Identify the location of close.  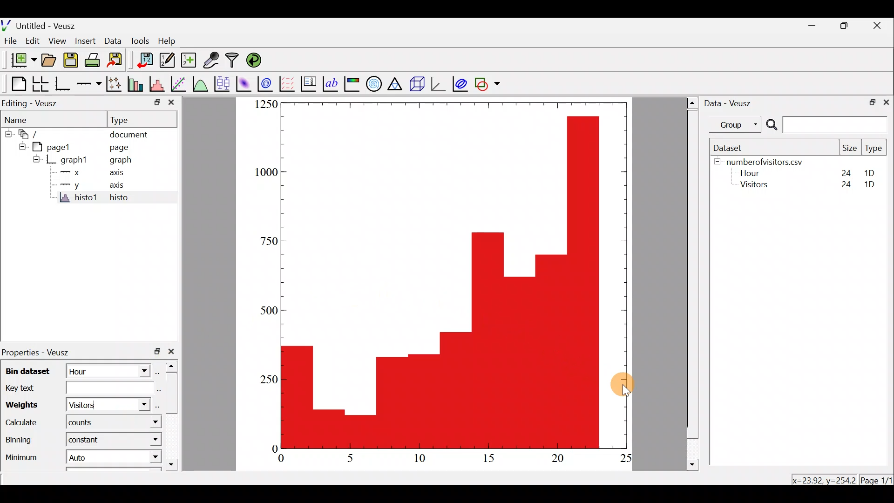
(171, 103).